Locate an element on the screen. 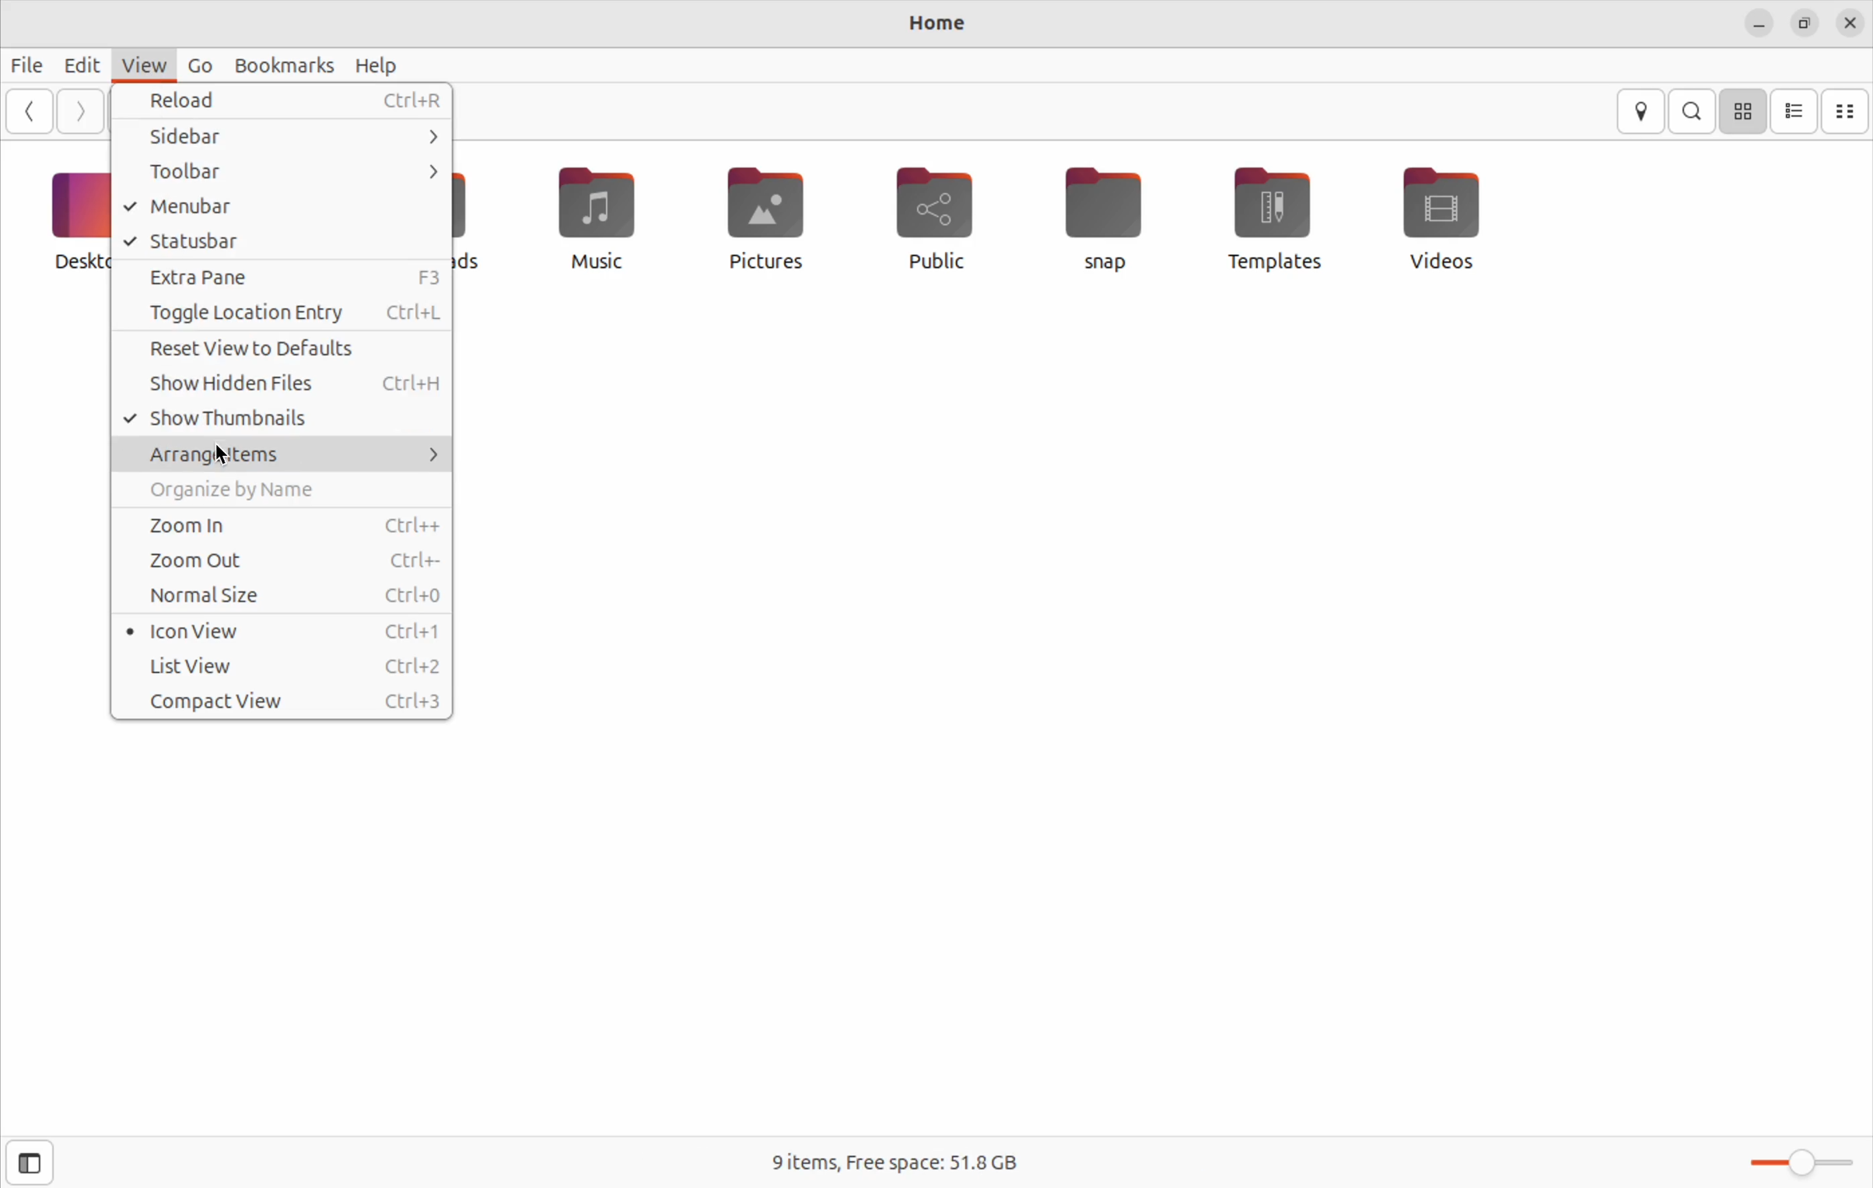 The image size is (1873, 1188). status bar is located at coordinates (282, 240).